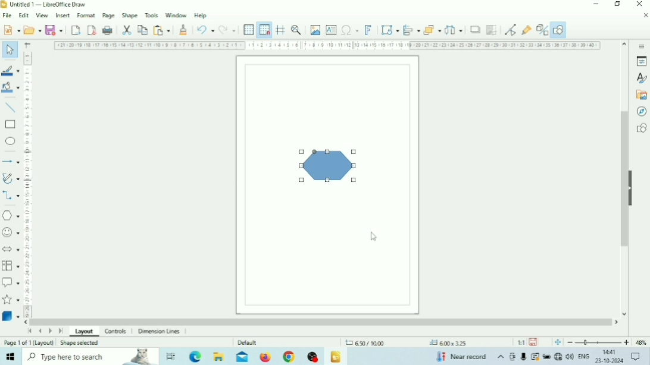 Image resolution: width=650 pixels, height=365 pixels. What do you see at coordinates (640, 95) in the screenshot?
I see `Gallery` at bounding box center [640, 95].